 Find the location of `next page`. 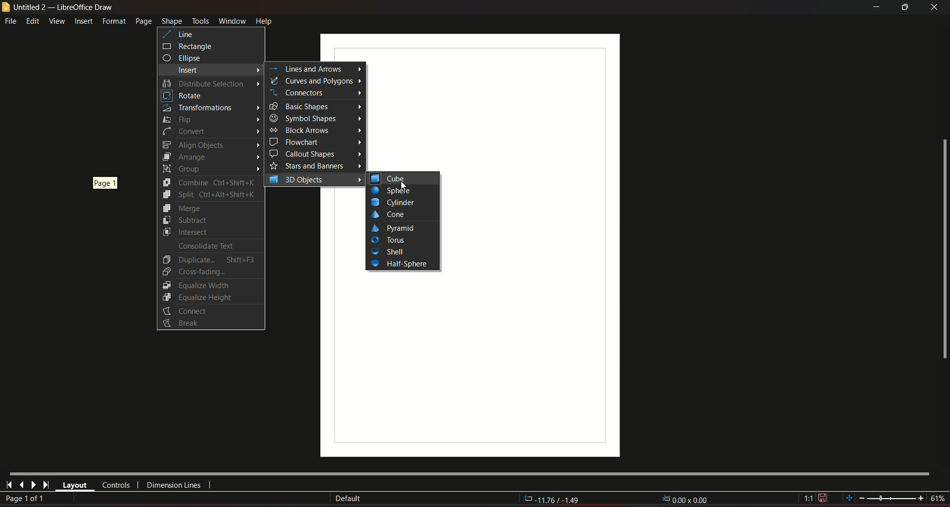

next page is located at coordinates (33, 485).